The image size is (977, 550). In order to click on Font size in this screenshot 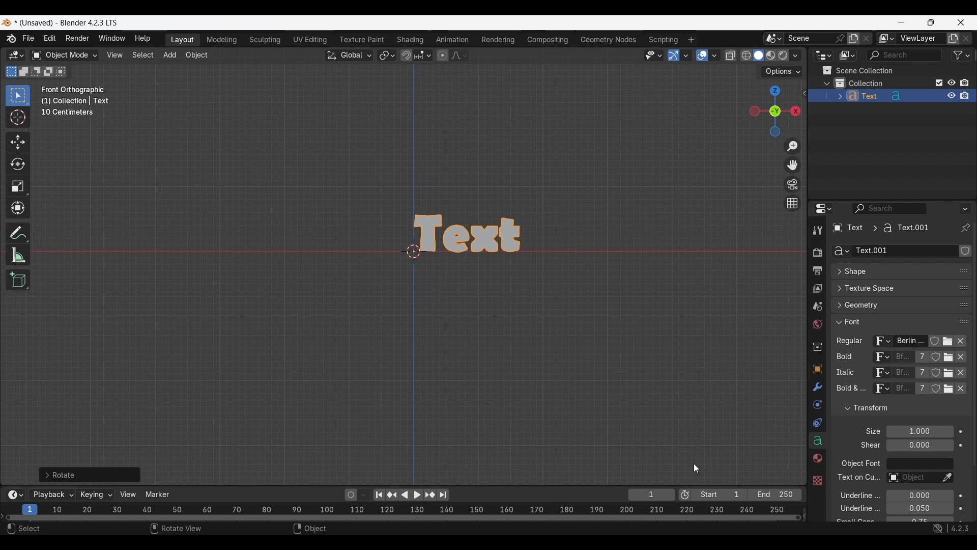, I will do `click(921, 432)`.